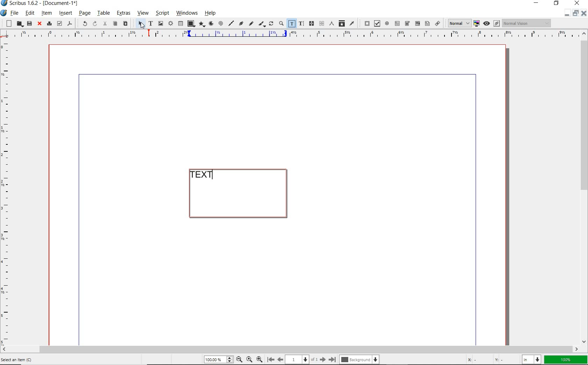  I want to click on Edit in preview mode, so click(497, 23).